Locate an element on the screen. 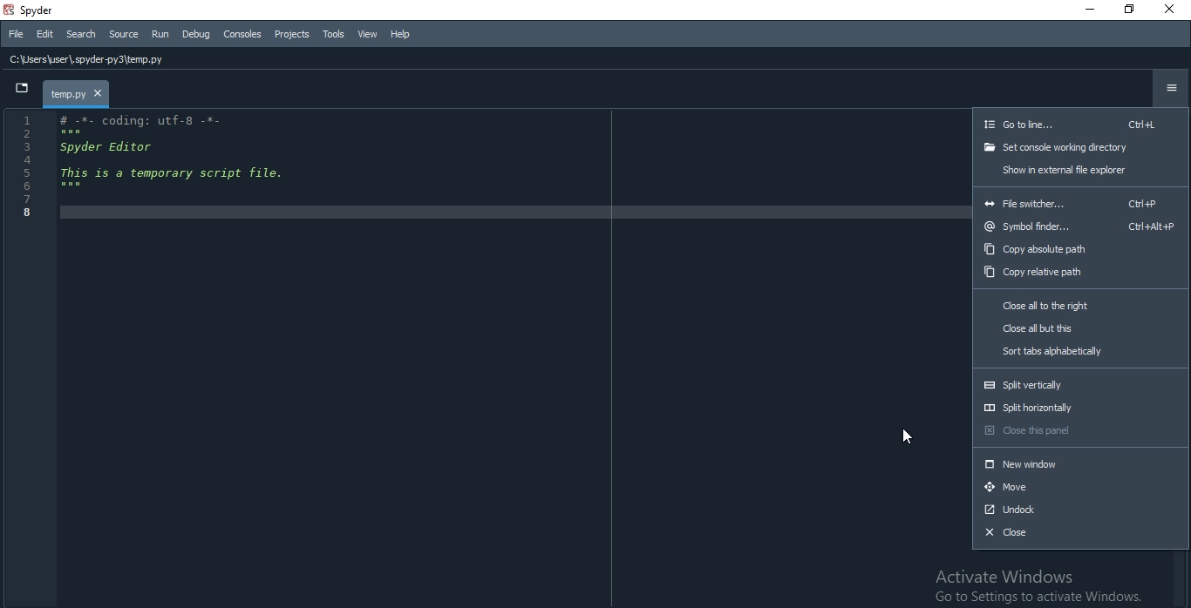 This screenshot has height=608, width=1191. file switcher is located at coordinates (1079, 201).